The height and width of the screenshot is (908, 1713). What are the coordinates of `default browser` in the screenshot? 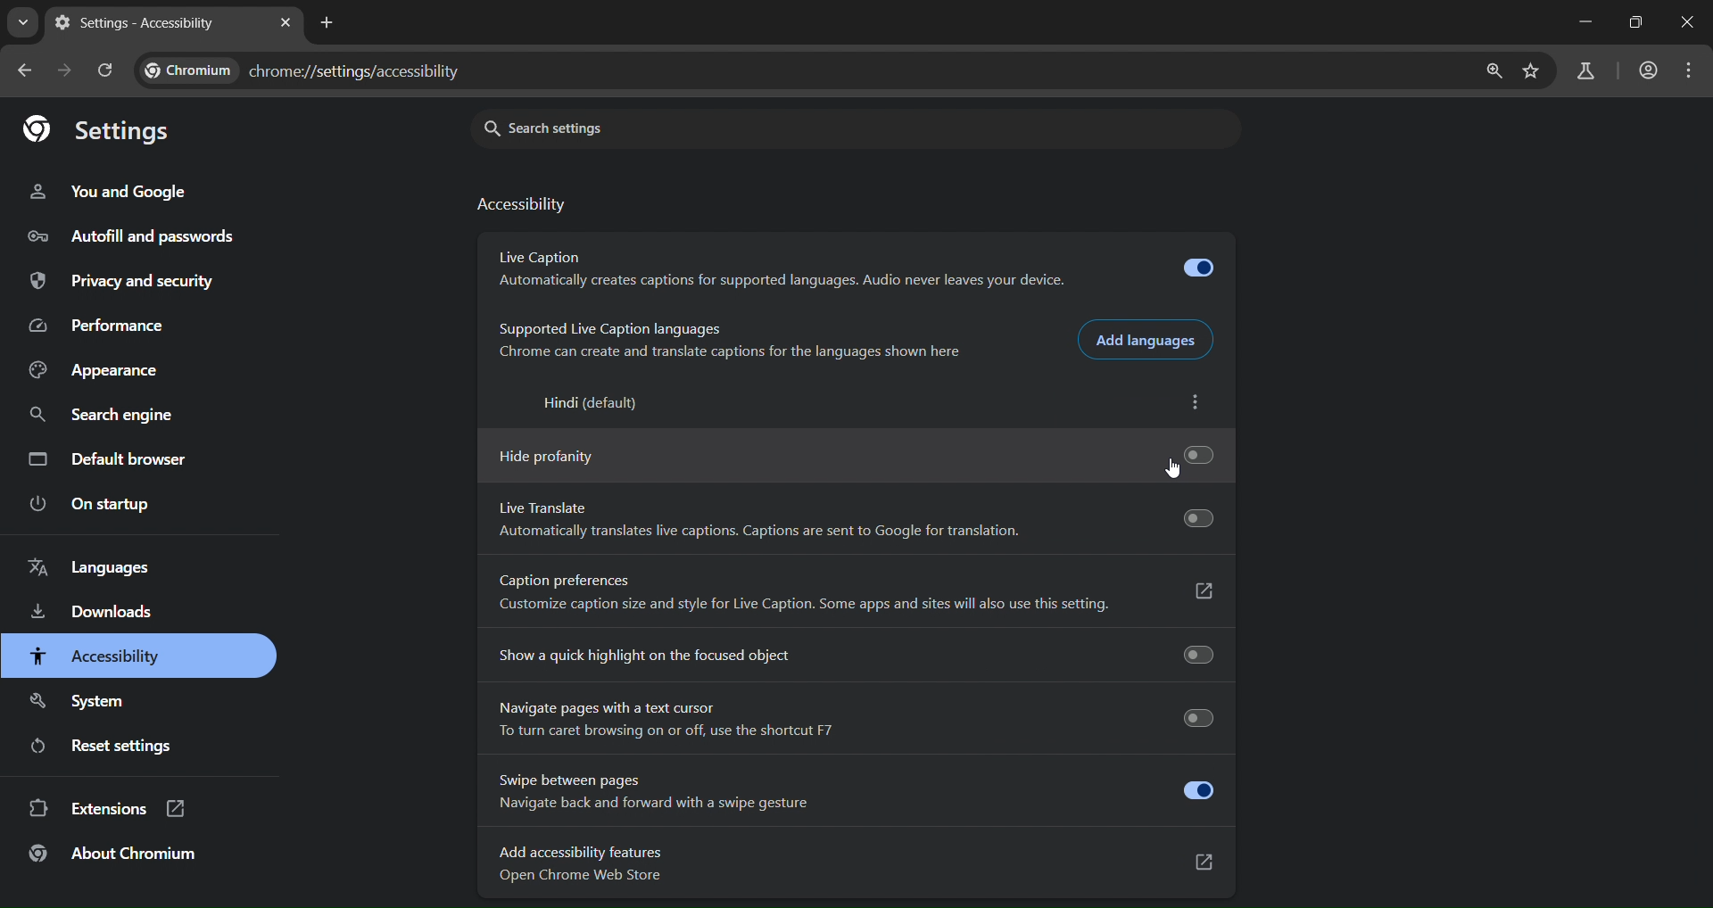 It's located at (111, 462).